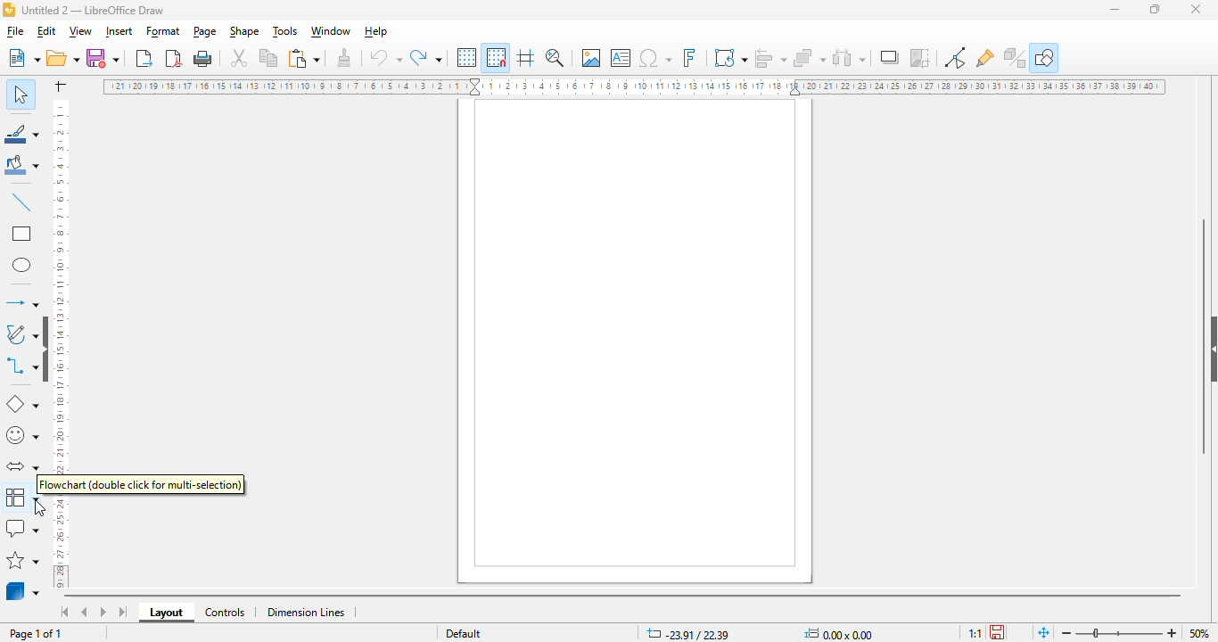 The image size is (1218, 642). Describe the element at coordinates (22, 202) in the screenshot. I see `insert line` at that location.